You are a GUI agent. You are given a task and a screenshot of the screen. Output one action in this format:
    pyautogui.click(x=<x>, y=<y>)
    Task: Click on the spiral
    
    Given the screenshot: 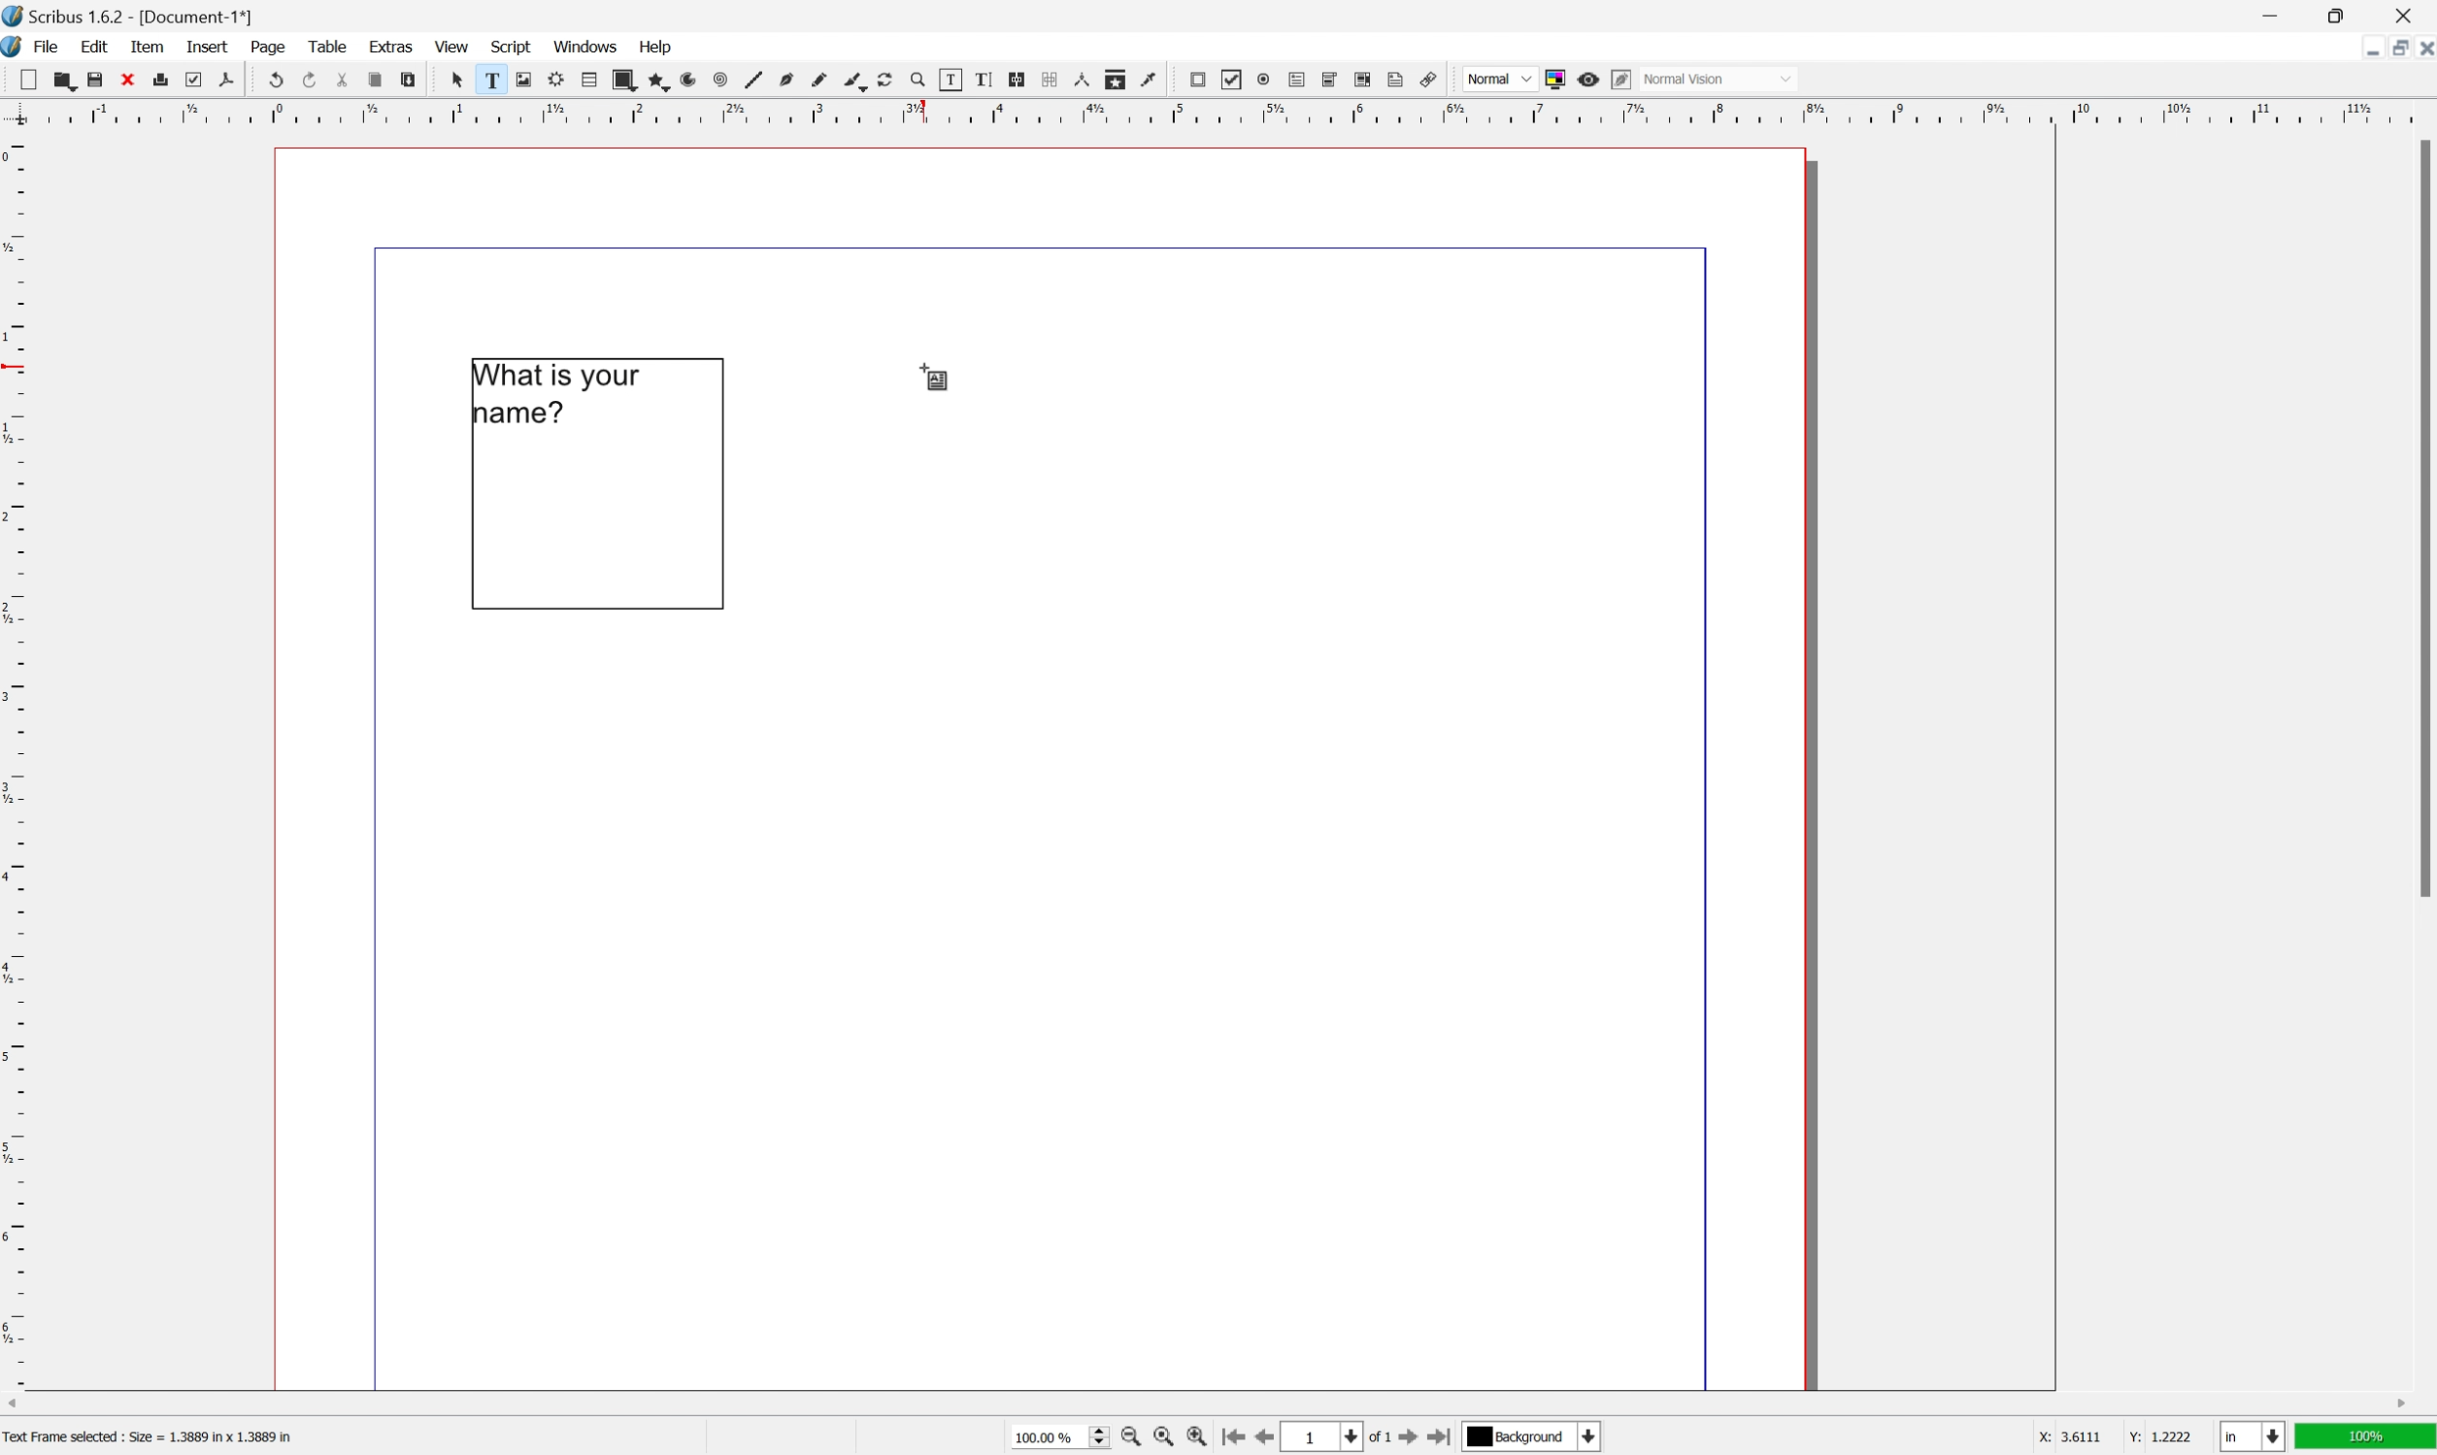 What is the action you would take?
    pyautogui.click(x=694, y=79)
    